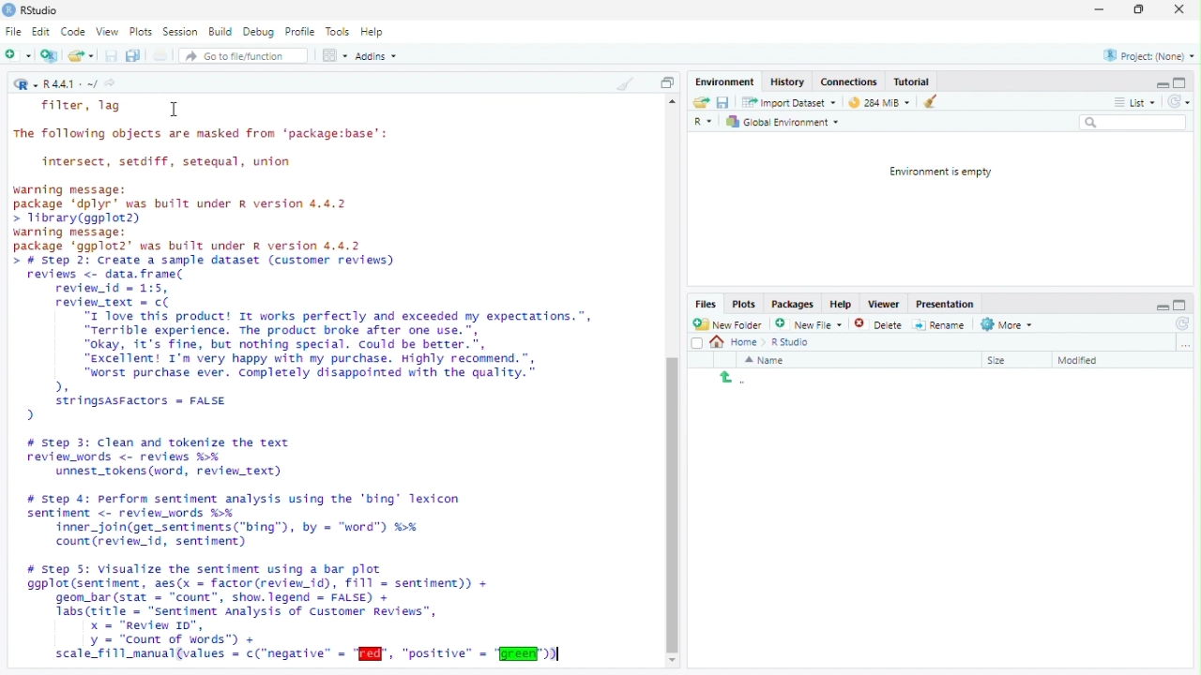 The height and width of the screenshot is (675, 1201). I want to click on Clean, so click(624, 82).